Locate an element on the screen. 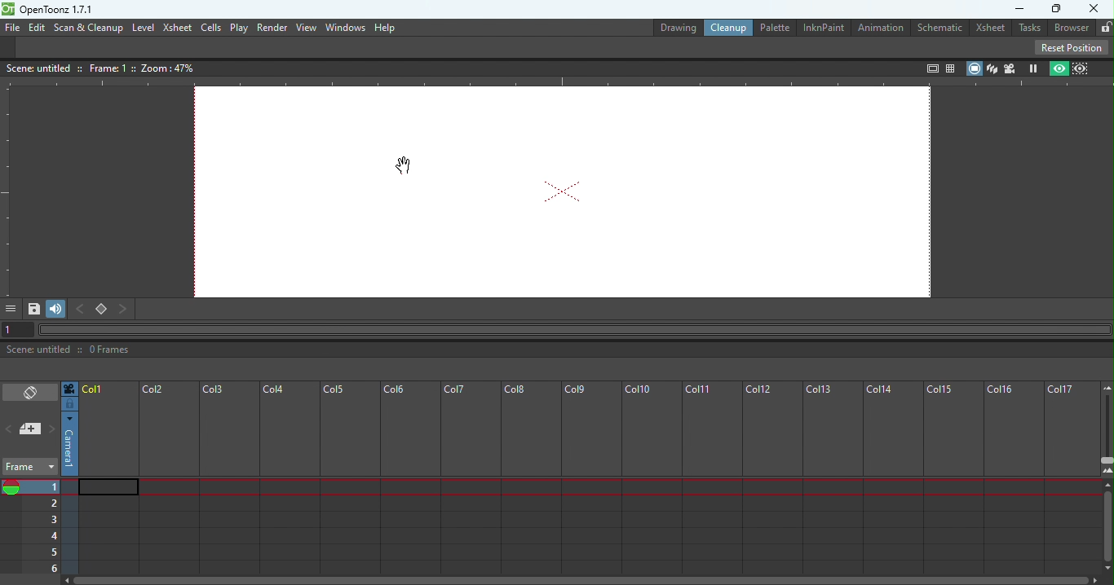 The height and width of the screenshot is (585, 1114). Current frames is located at coordinates (31, 526).